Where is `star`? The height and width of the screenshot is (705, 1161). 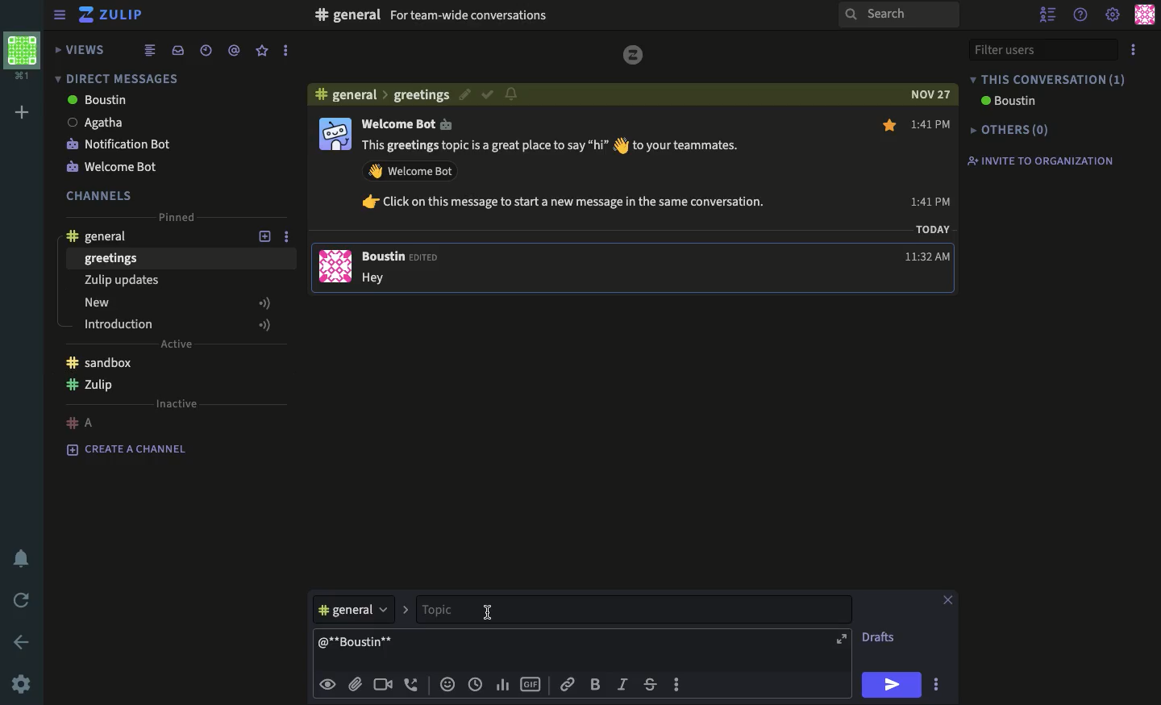
star is located at coordinates (888, 124).